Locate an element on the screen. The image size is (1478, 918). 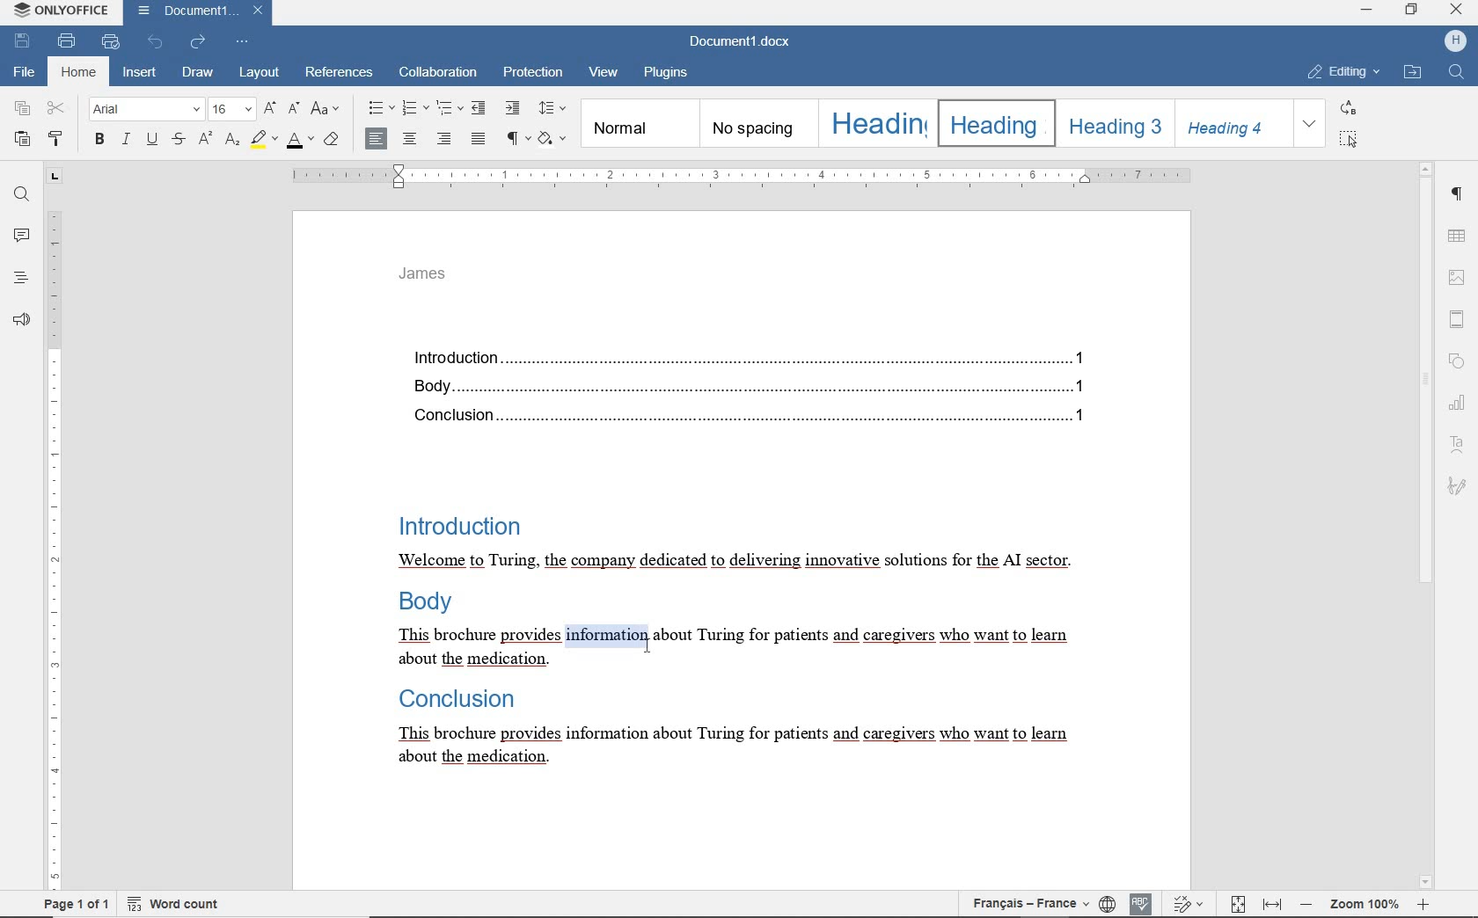
NUMBERING is located at coordinates (413, 109).